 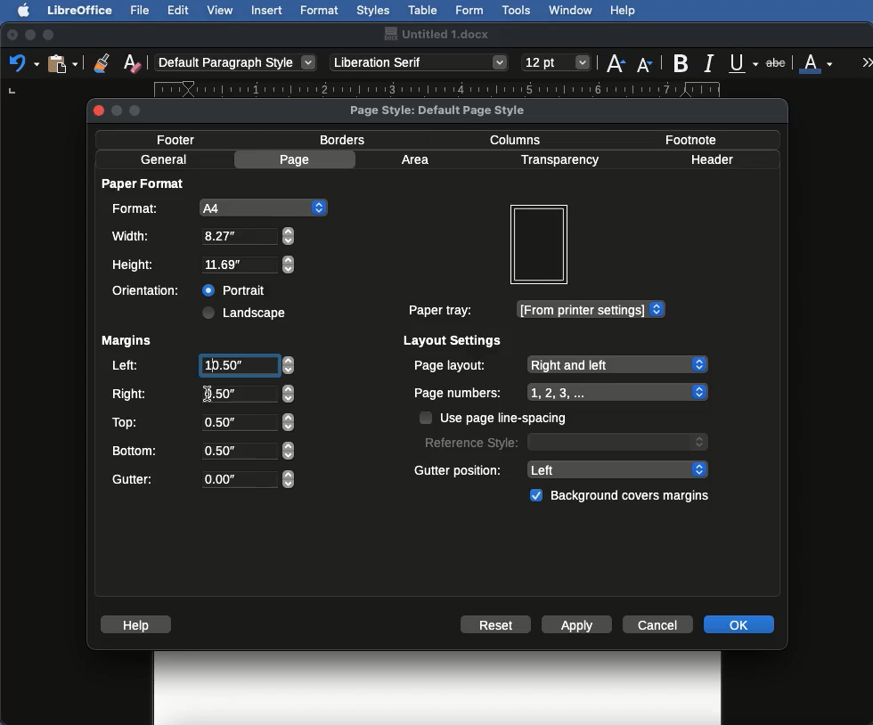 What do you see at coordinates (99, 110) in the screenshot?
I see `close` at bounding box center [99, 110].